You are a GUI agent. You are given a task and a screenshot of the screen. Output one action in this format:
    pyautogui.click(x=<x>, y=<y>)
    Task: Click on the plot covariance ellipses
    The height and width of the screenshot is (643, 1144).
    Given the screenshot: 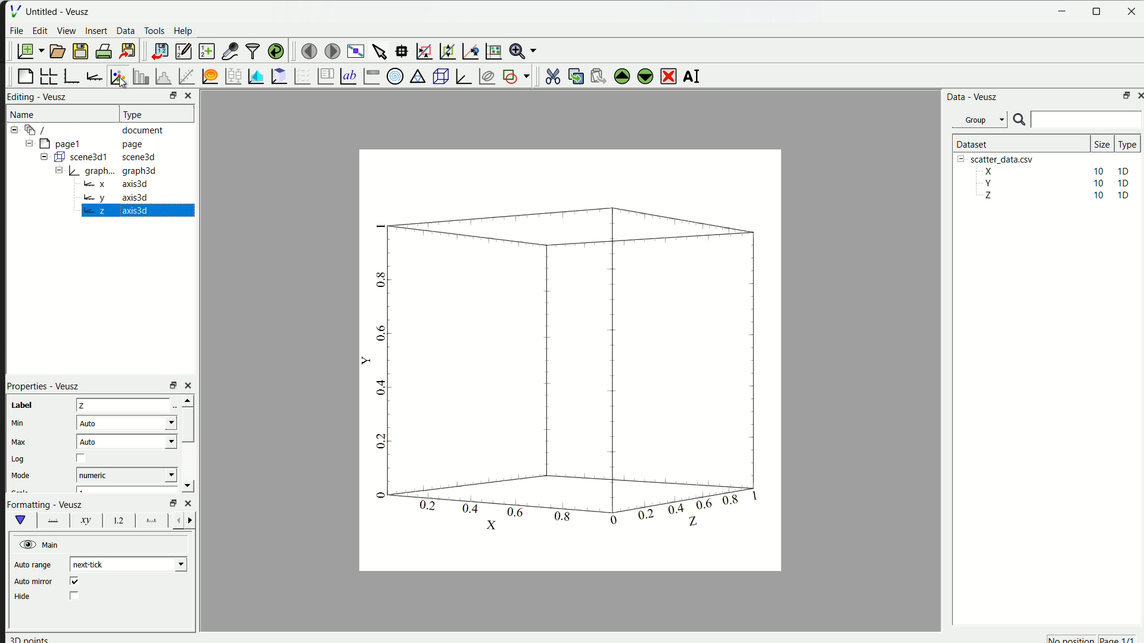 What is the action you would take?
    pyautogui.click(x=485, y=76)
    